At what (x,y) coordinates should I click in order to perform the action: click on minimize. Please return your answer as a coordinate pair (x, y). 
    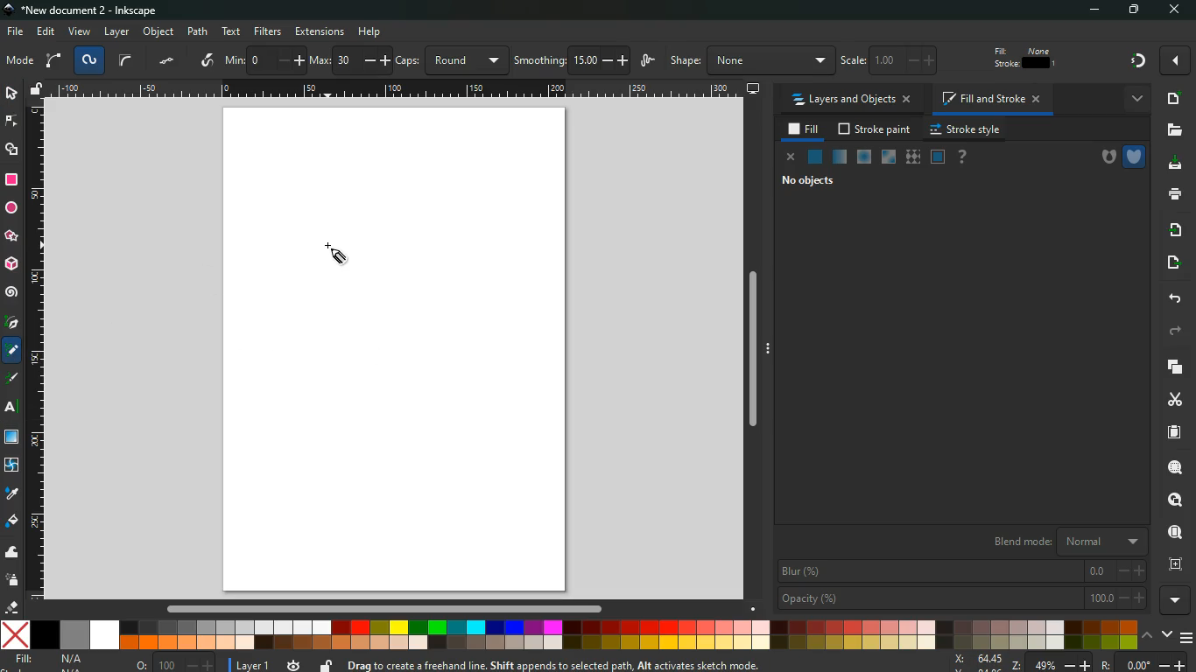
    Looking at the image, I should click on (1088, 10).